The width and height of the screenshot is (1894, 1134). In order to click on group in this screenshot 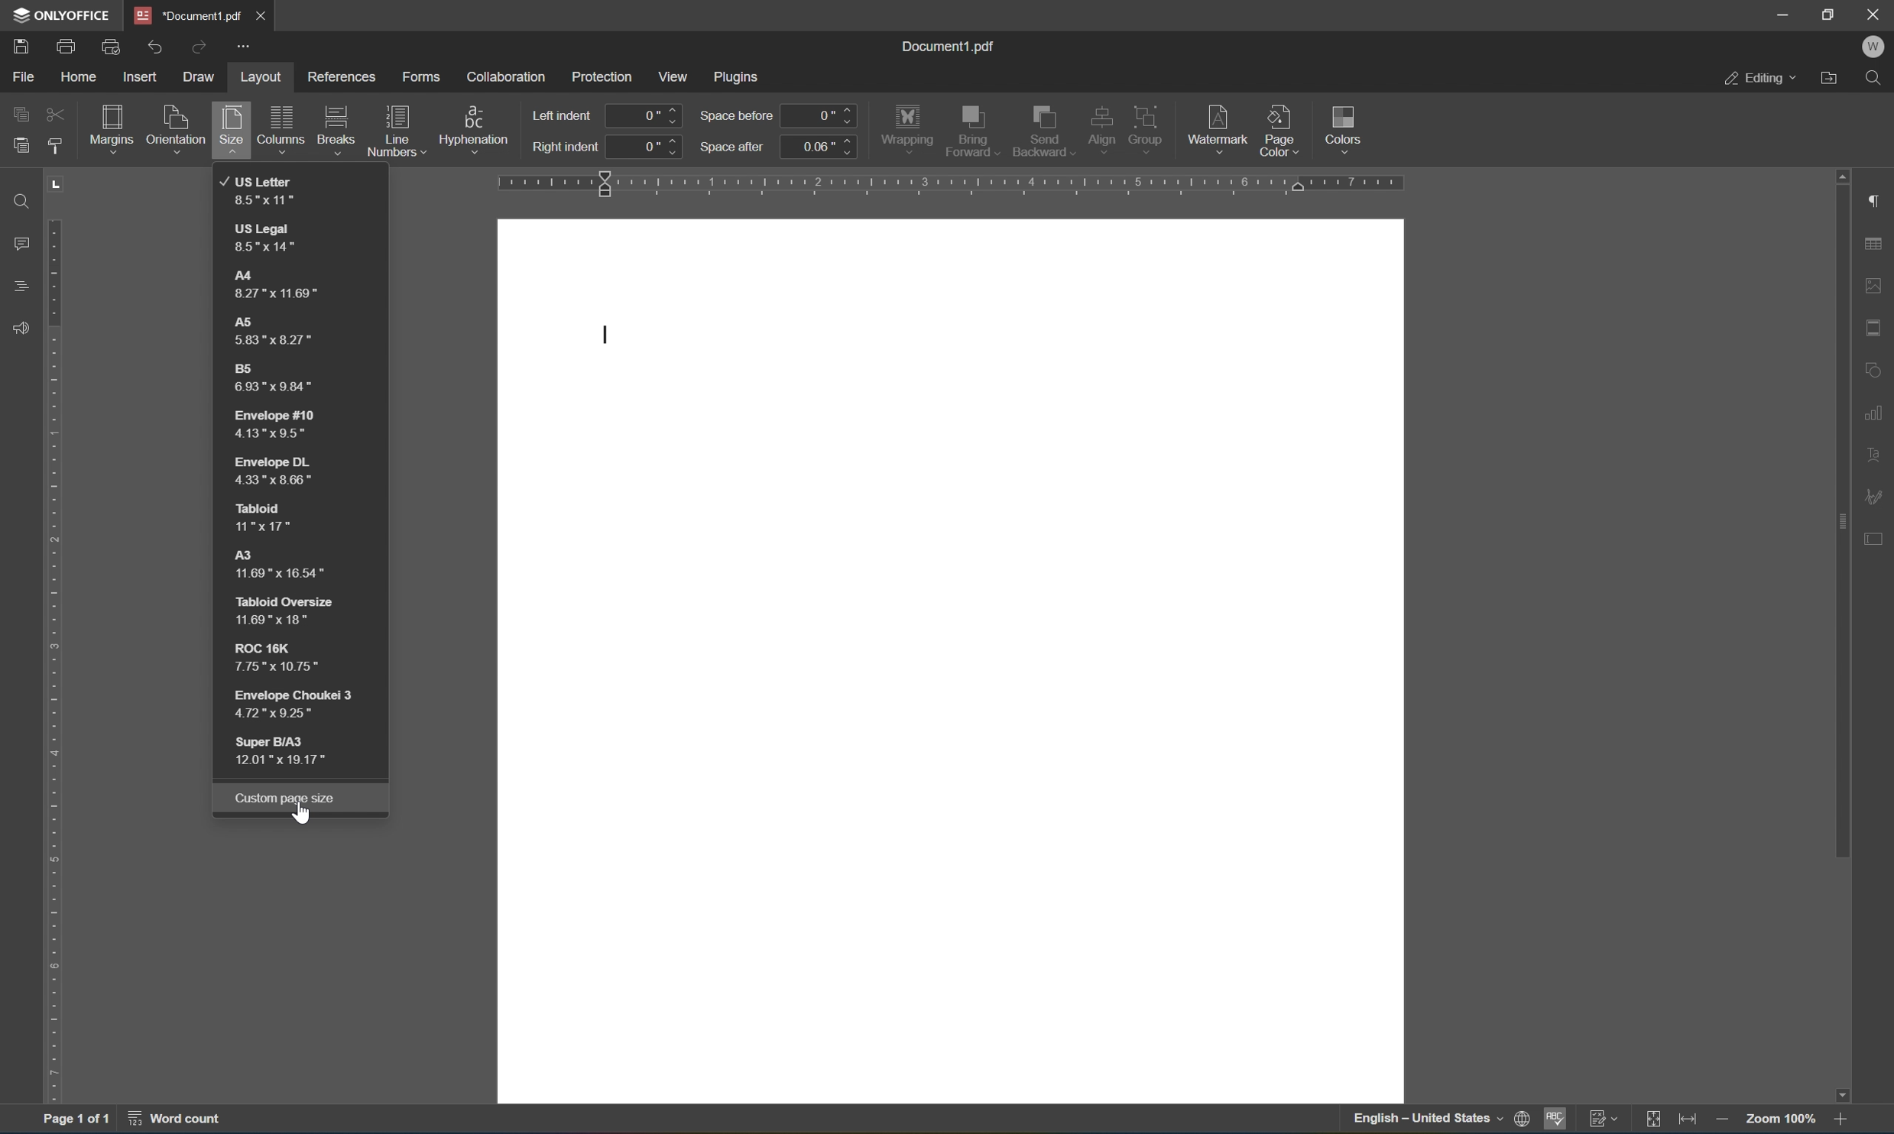, I will do `click(1150, 125)`.